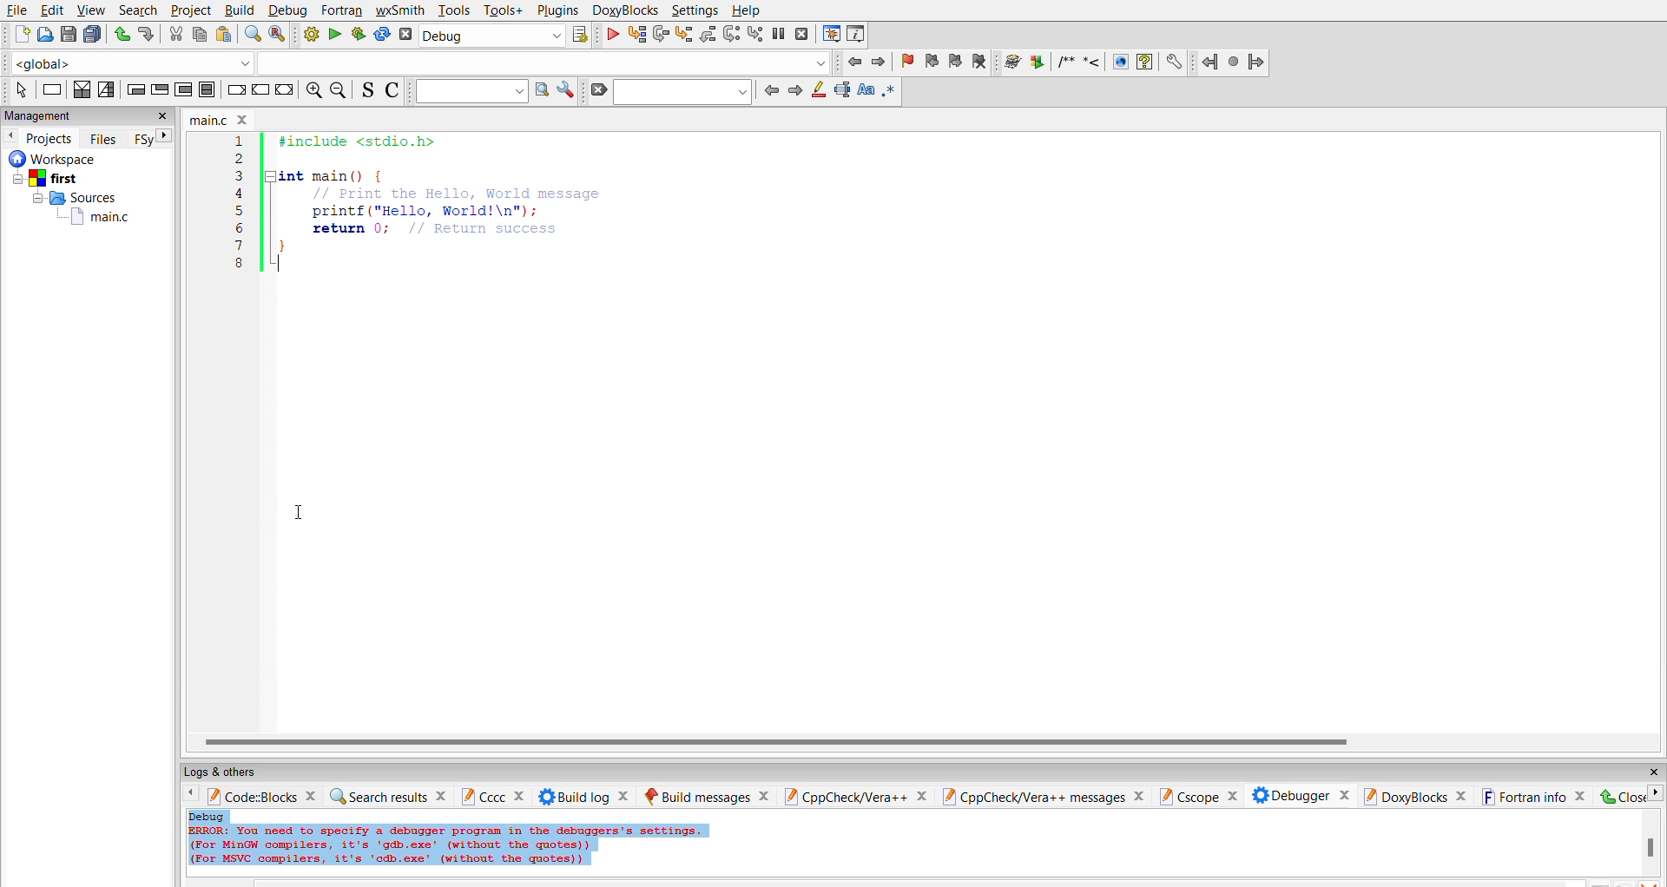  Describe the element at coordinates (638, 35) in the screenshot. I see `run to cursor` at that location.